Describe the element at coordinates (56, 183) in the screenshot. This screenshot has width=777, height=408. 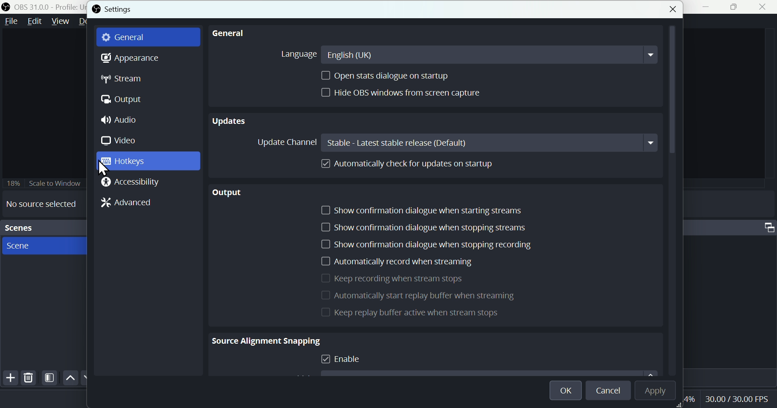
I see `Scale to window` at that location.